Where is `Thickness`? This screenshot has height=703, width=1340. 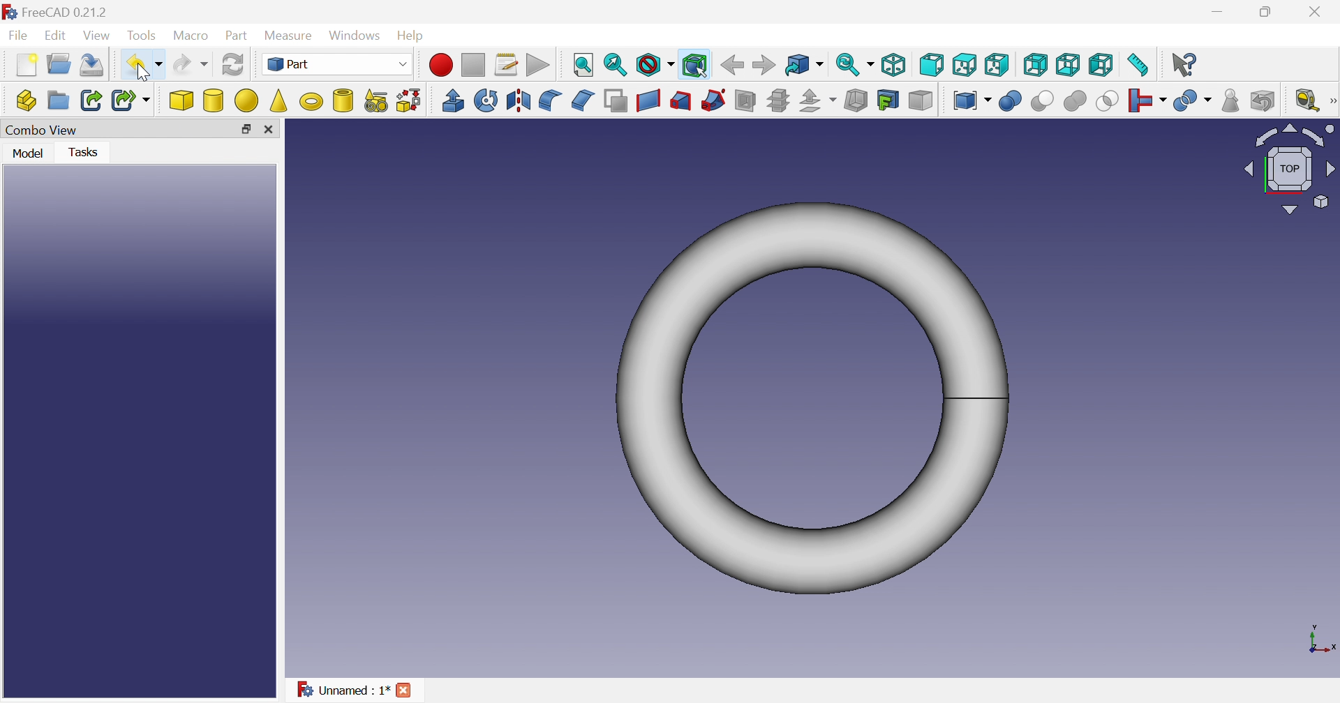 Thickness is located at coordinates (857, 100).